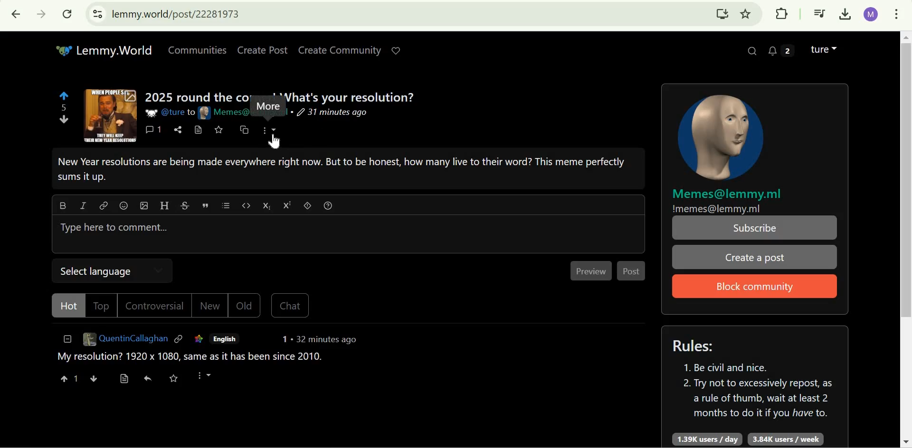  What do you see at coordinates (339, 50) in the screenshot?
I see `Create Community` at bounding box center [339, 50].